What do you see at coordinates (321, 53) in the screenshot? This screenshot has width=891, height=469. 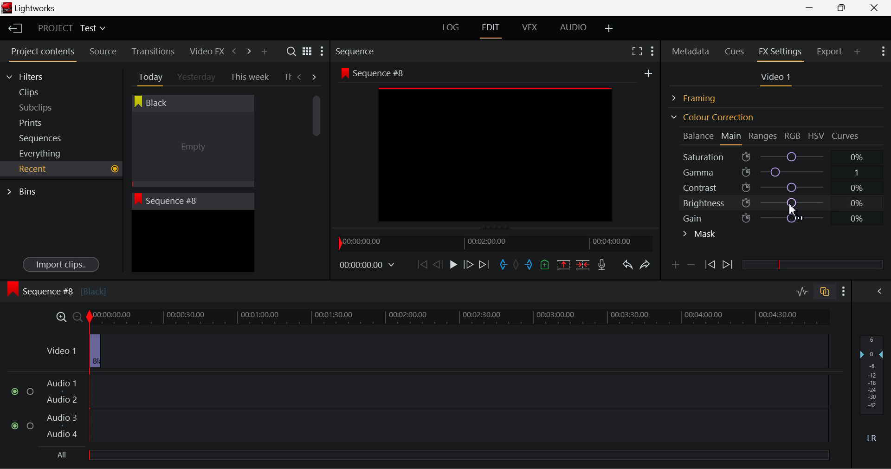 I see `Show Settings` at bounding box center [321, 53].